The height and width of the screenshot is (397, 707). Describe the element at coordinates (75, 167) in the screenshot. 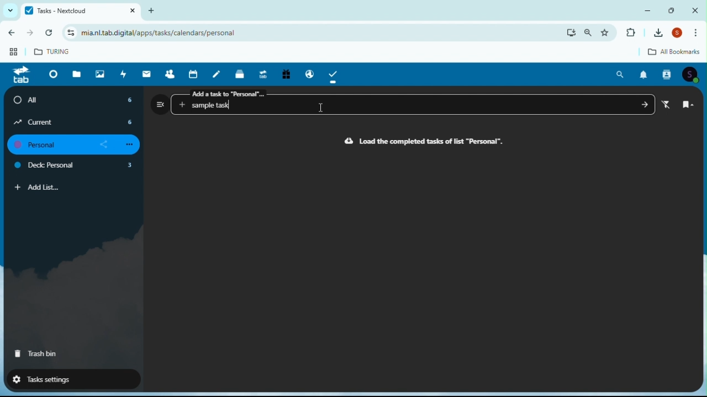

I see `Deck personal` at that location.